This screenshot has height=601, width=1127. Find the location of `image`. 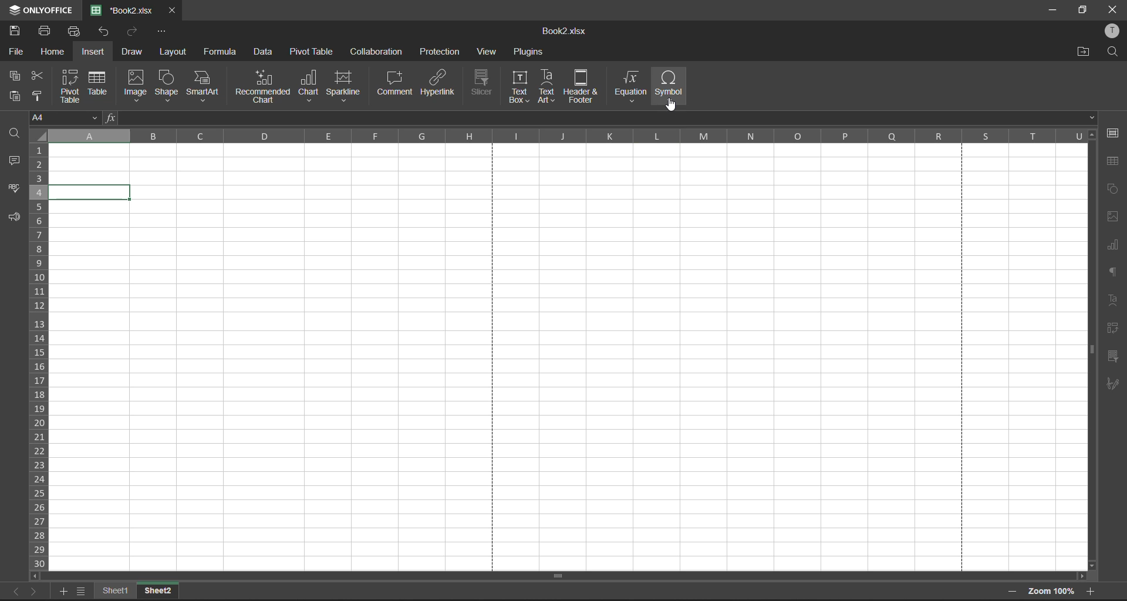

image is located at coordinates (136, 86).